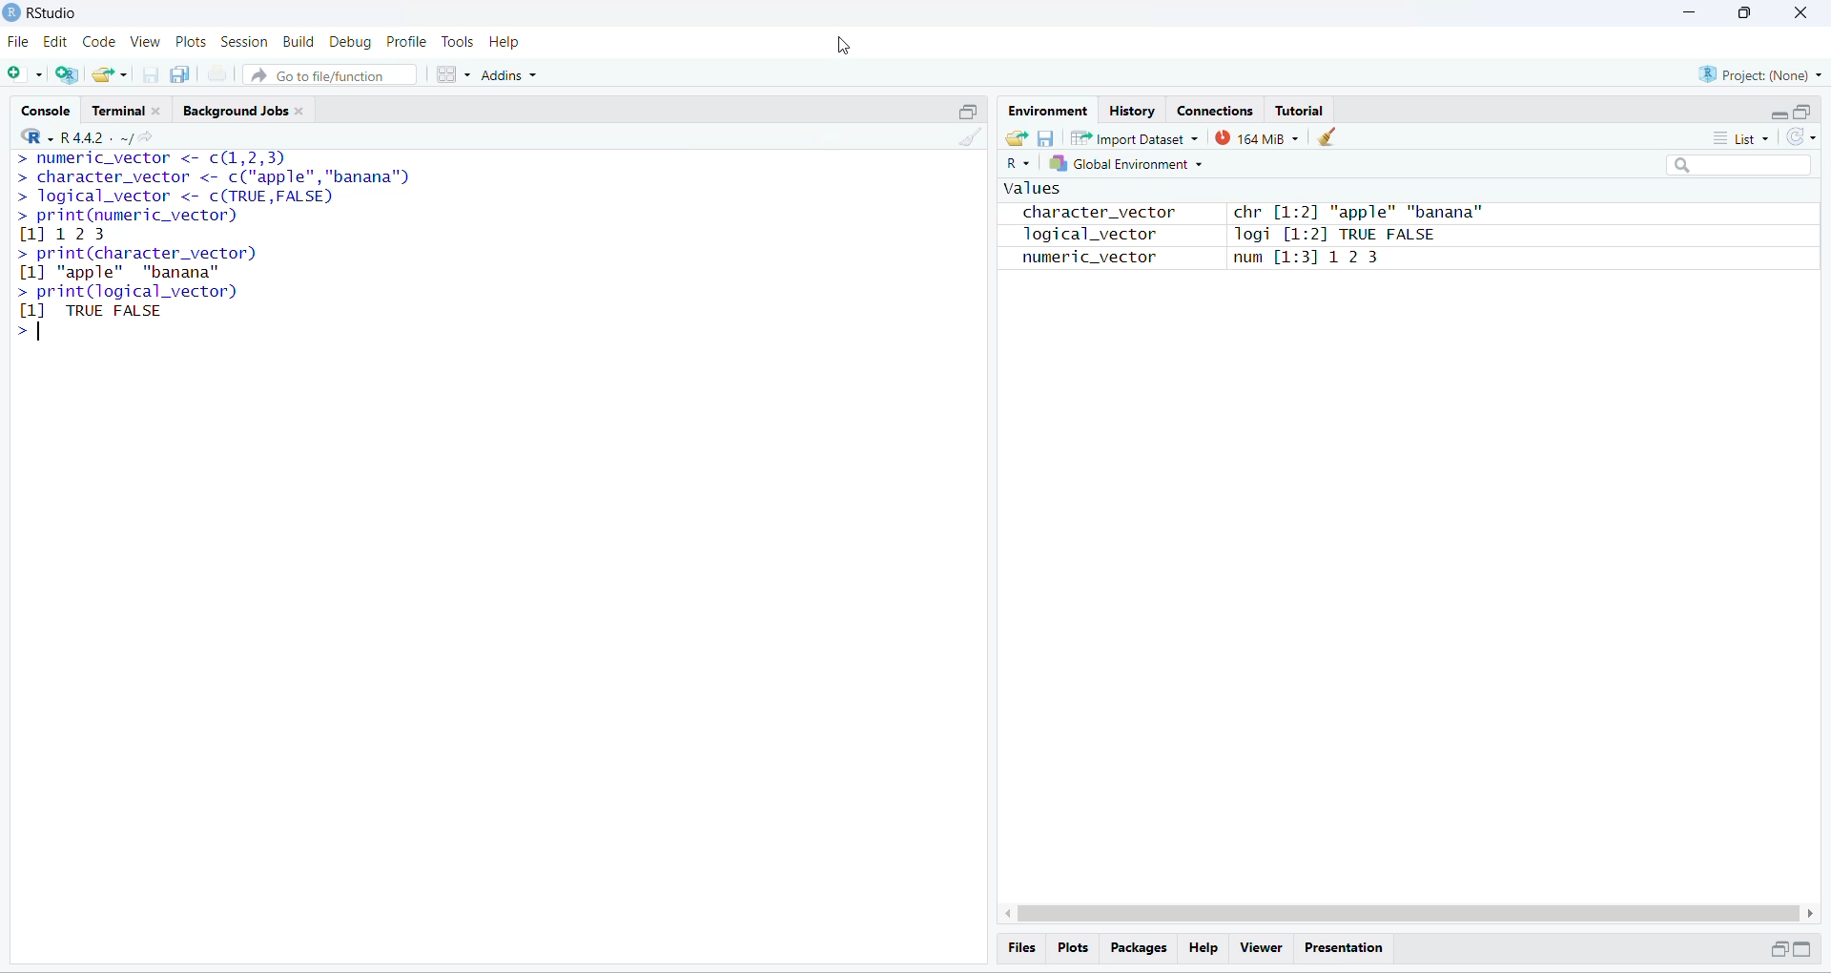 This screenshot has height=973, width=1831. I want to click on Project: (None), so click(1762, 73).